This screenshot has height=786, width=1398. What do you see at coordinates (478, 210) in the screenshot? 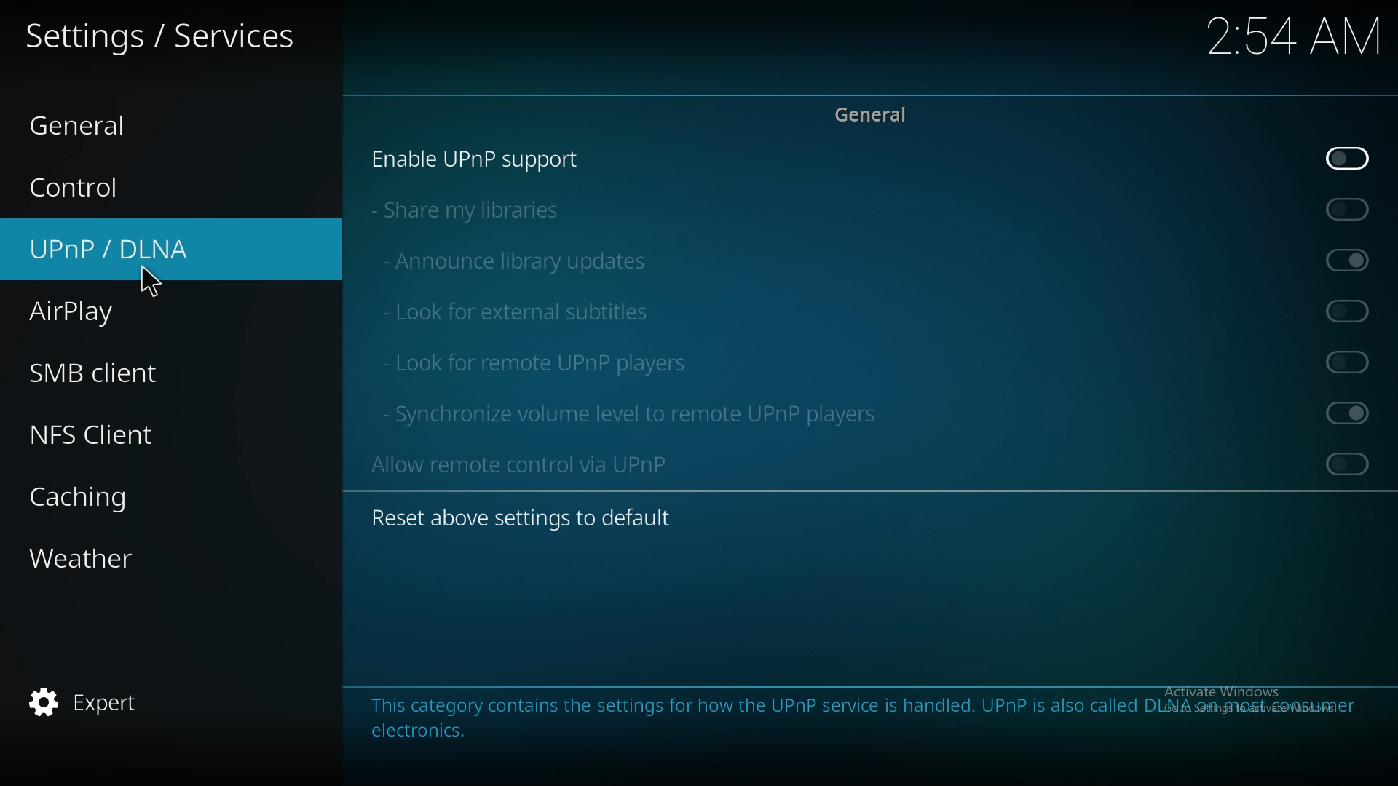
I see `share my libraries` at bounding box center [478, 210].